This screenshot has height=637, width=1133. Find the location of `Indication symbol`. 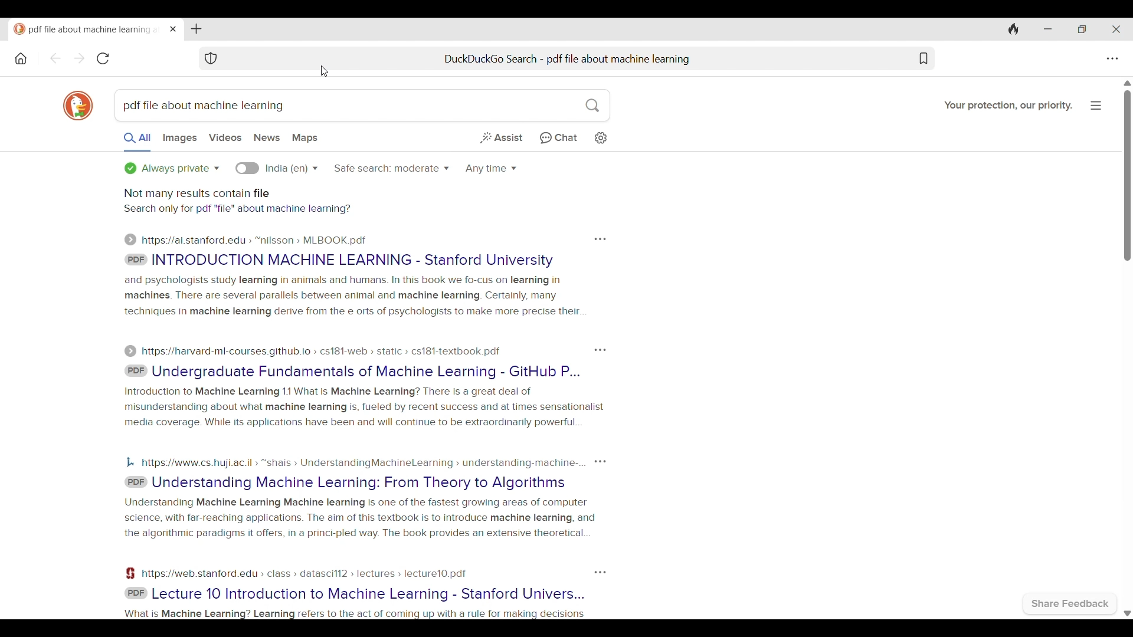

Indication symbol is located at coordinates (130, 352).